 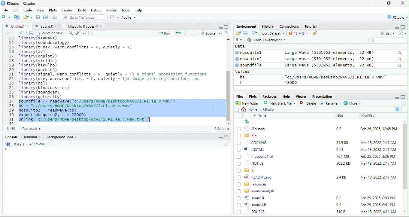 What do you see at coordinates (395, 27) in the screenshot?
I see `minimize` at bounding box center [395, 27].